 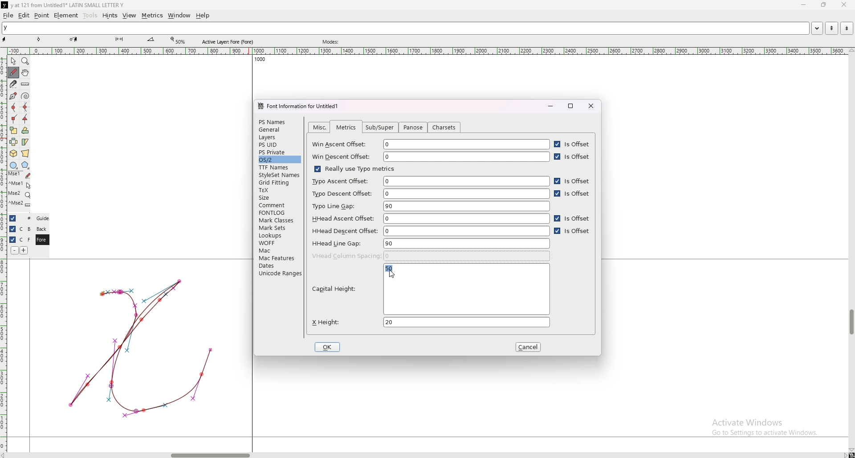 I want to click on ps private, so click(x=280, y=152).